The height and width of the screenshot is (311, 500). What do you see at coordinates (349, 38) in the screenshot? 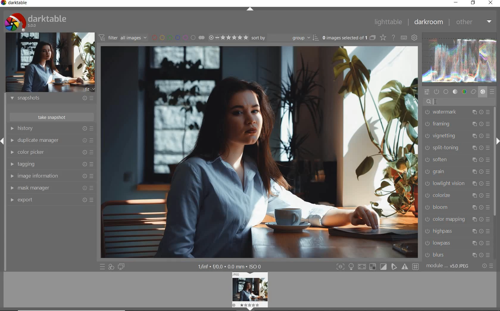
I see `expand grouped images` at bounding box center [349, 38].